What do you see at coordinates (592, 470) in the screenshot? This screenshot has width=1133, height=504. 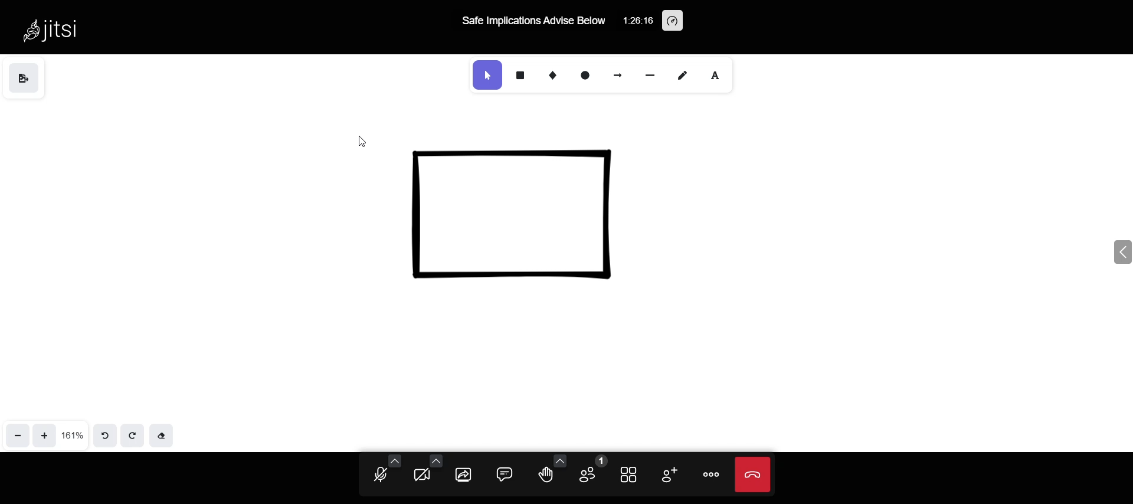 I see `participants` at bounding box center [592, 470].